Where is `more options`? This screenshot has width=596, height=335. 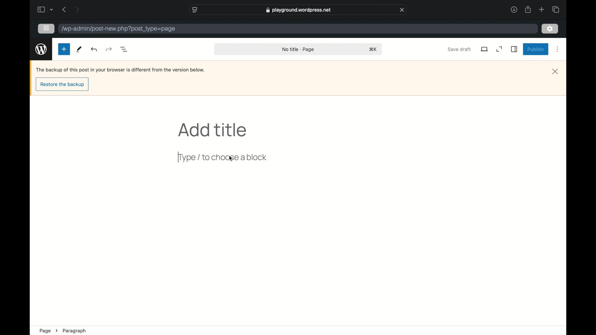 more options is located at coordinates (558, 49).